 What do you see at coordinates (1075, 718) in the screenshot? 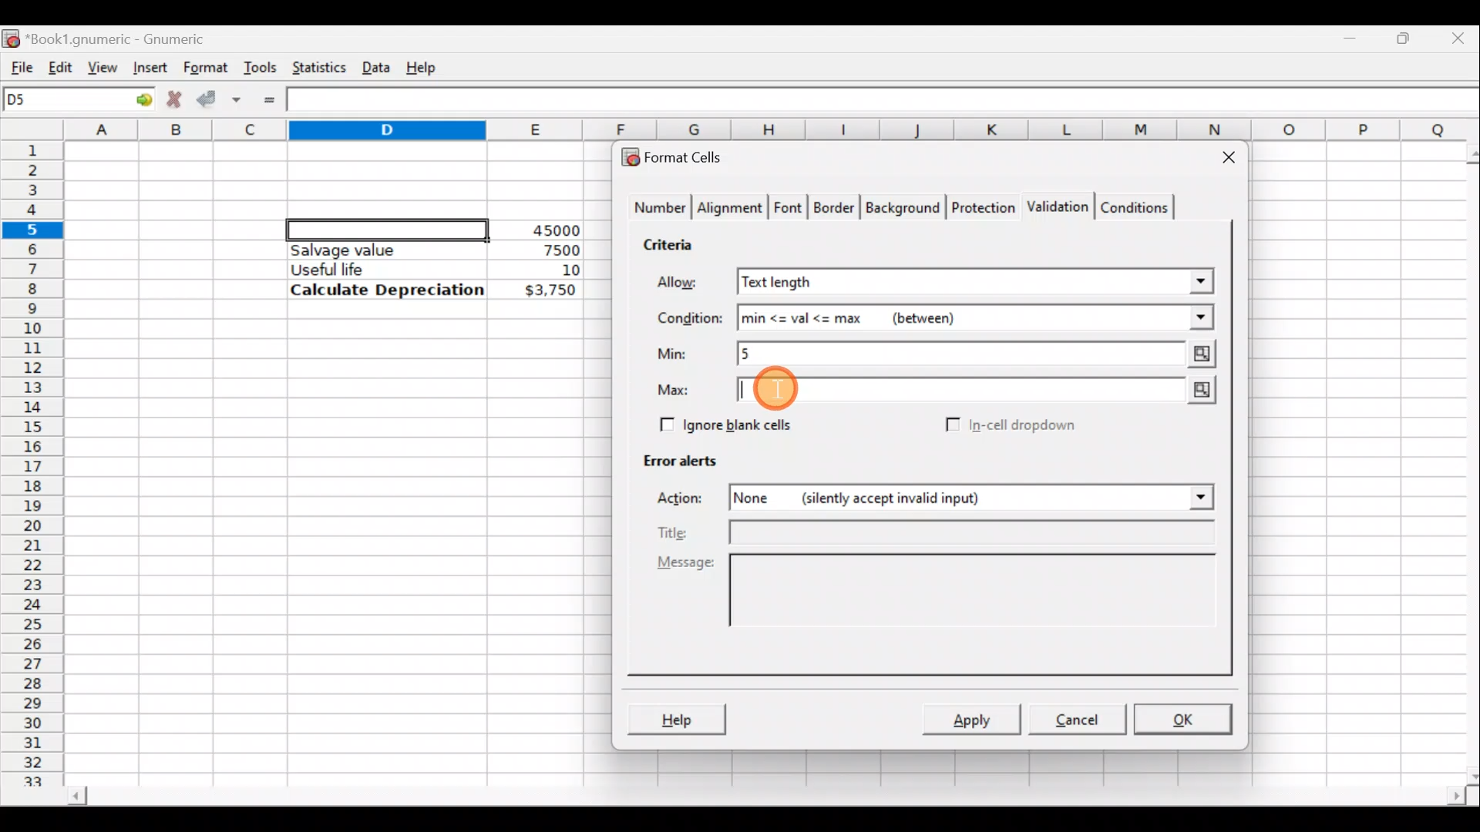
I see `Cancel` at bounding box center [1075, 718].